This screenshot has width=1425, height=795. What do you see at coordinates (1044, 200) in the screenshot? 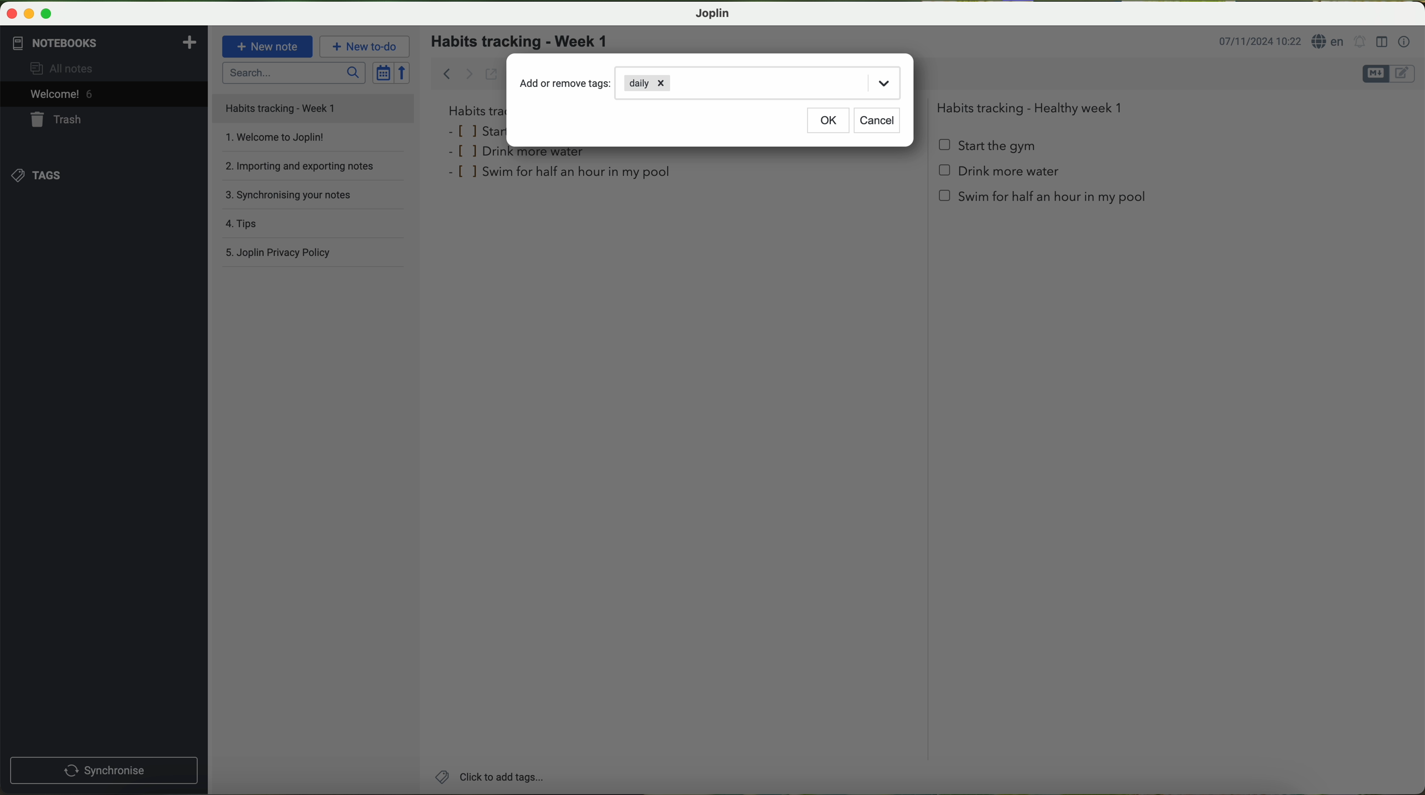
I see `swim for half an hour in my pool` at bounding box center [1044, 200].